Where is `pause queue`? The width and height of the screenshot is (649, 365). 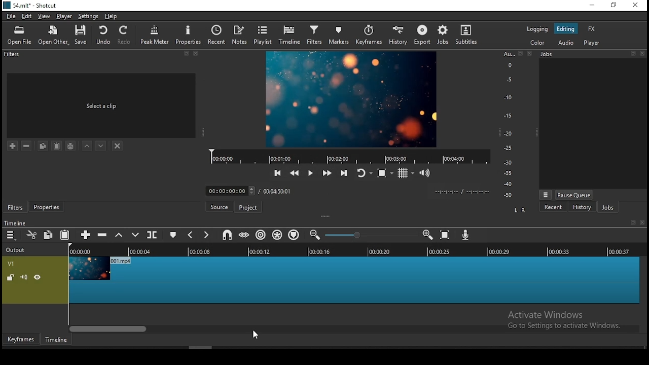
pause queue is located at coordinates (574, 195).